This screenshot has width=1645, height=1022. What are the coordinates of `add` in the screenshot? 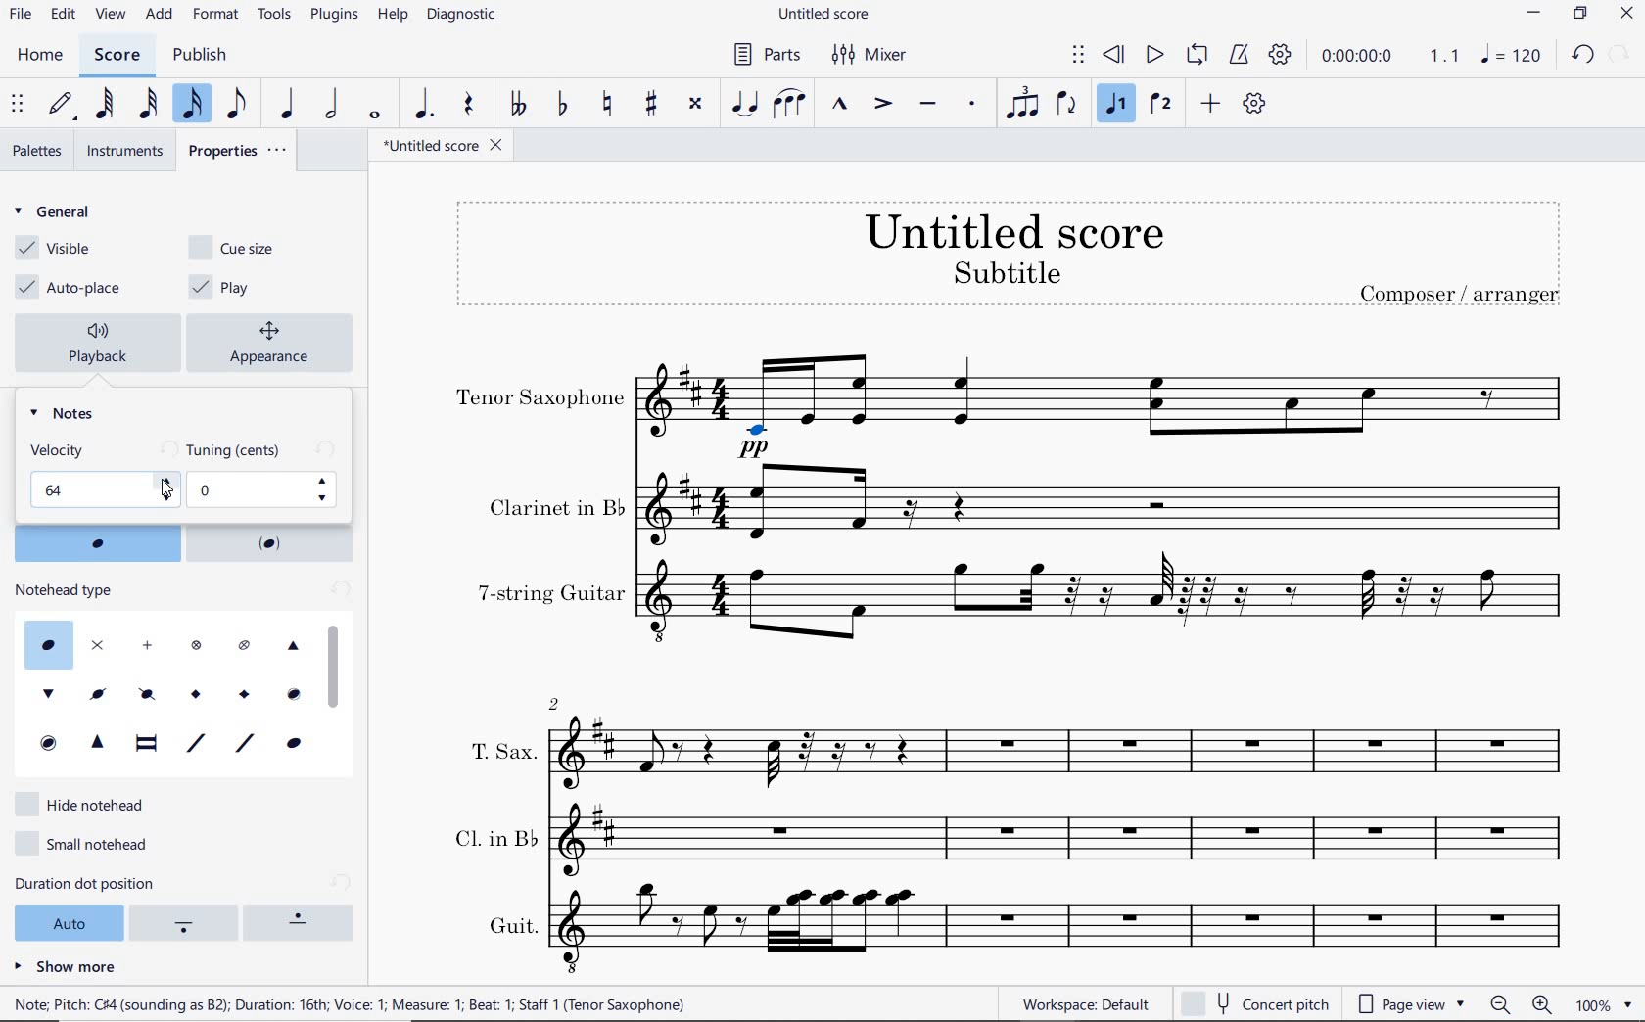 It's located at (160, 15).